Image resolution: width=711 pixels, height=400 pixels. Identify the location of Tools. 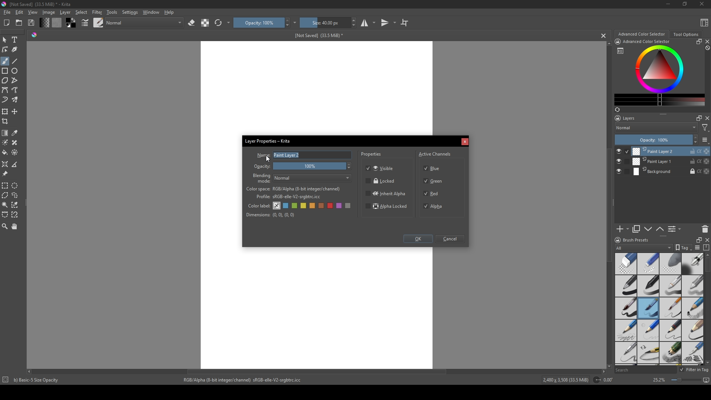
(112, 12).